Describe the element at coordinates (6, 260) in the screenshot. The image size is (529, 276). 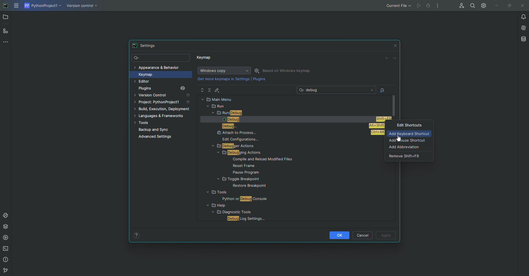
I see `Problems` at that location.